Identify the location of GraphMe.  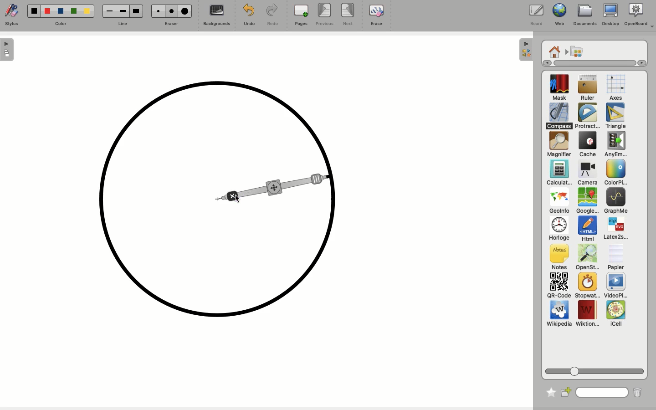
(615, 201).